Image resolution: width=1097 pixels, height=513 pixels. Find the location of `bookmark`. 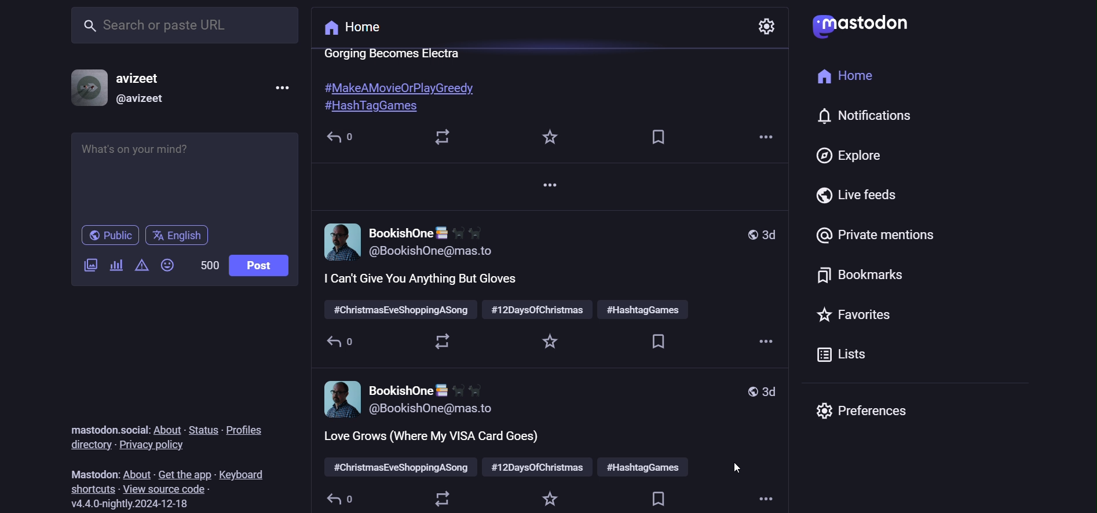

bookmark is located at coordinates (659, 137).